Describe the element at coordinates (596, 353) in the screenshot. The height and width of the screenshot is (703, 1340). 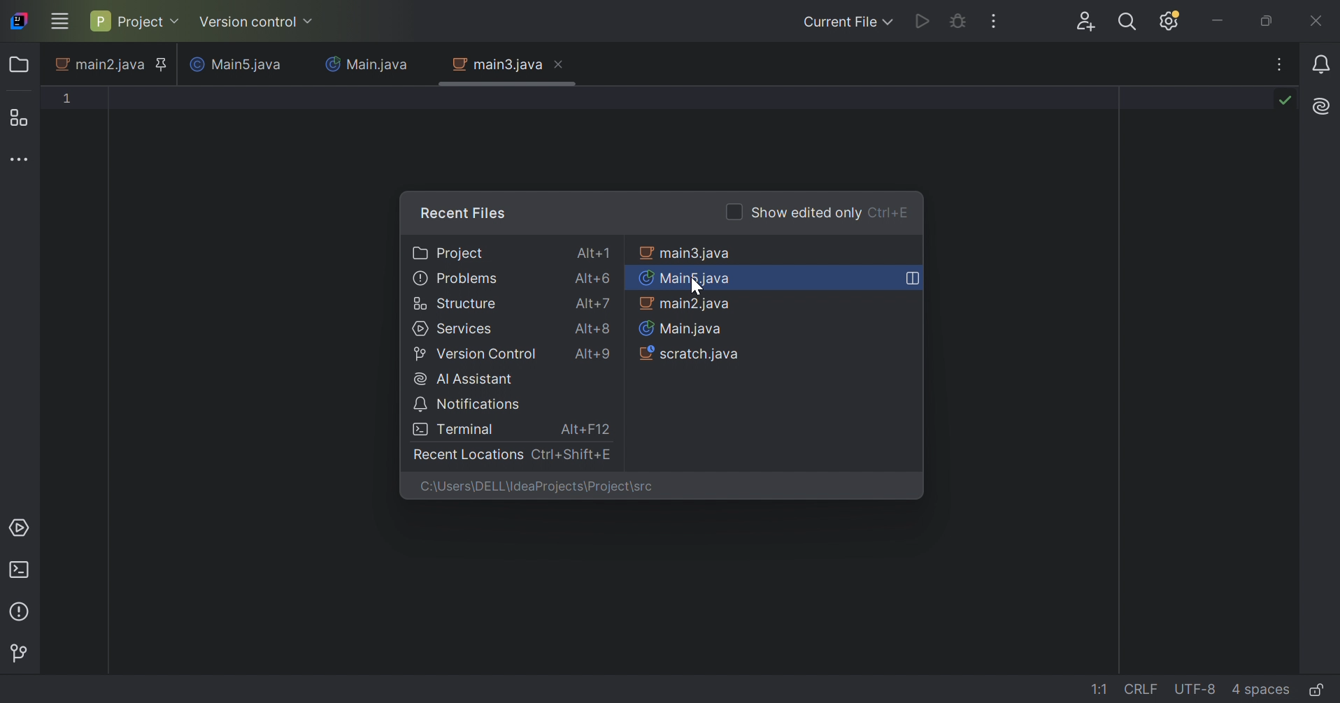
I see `Alt+9` at that location.